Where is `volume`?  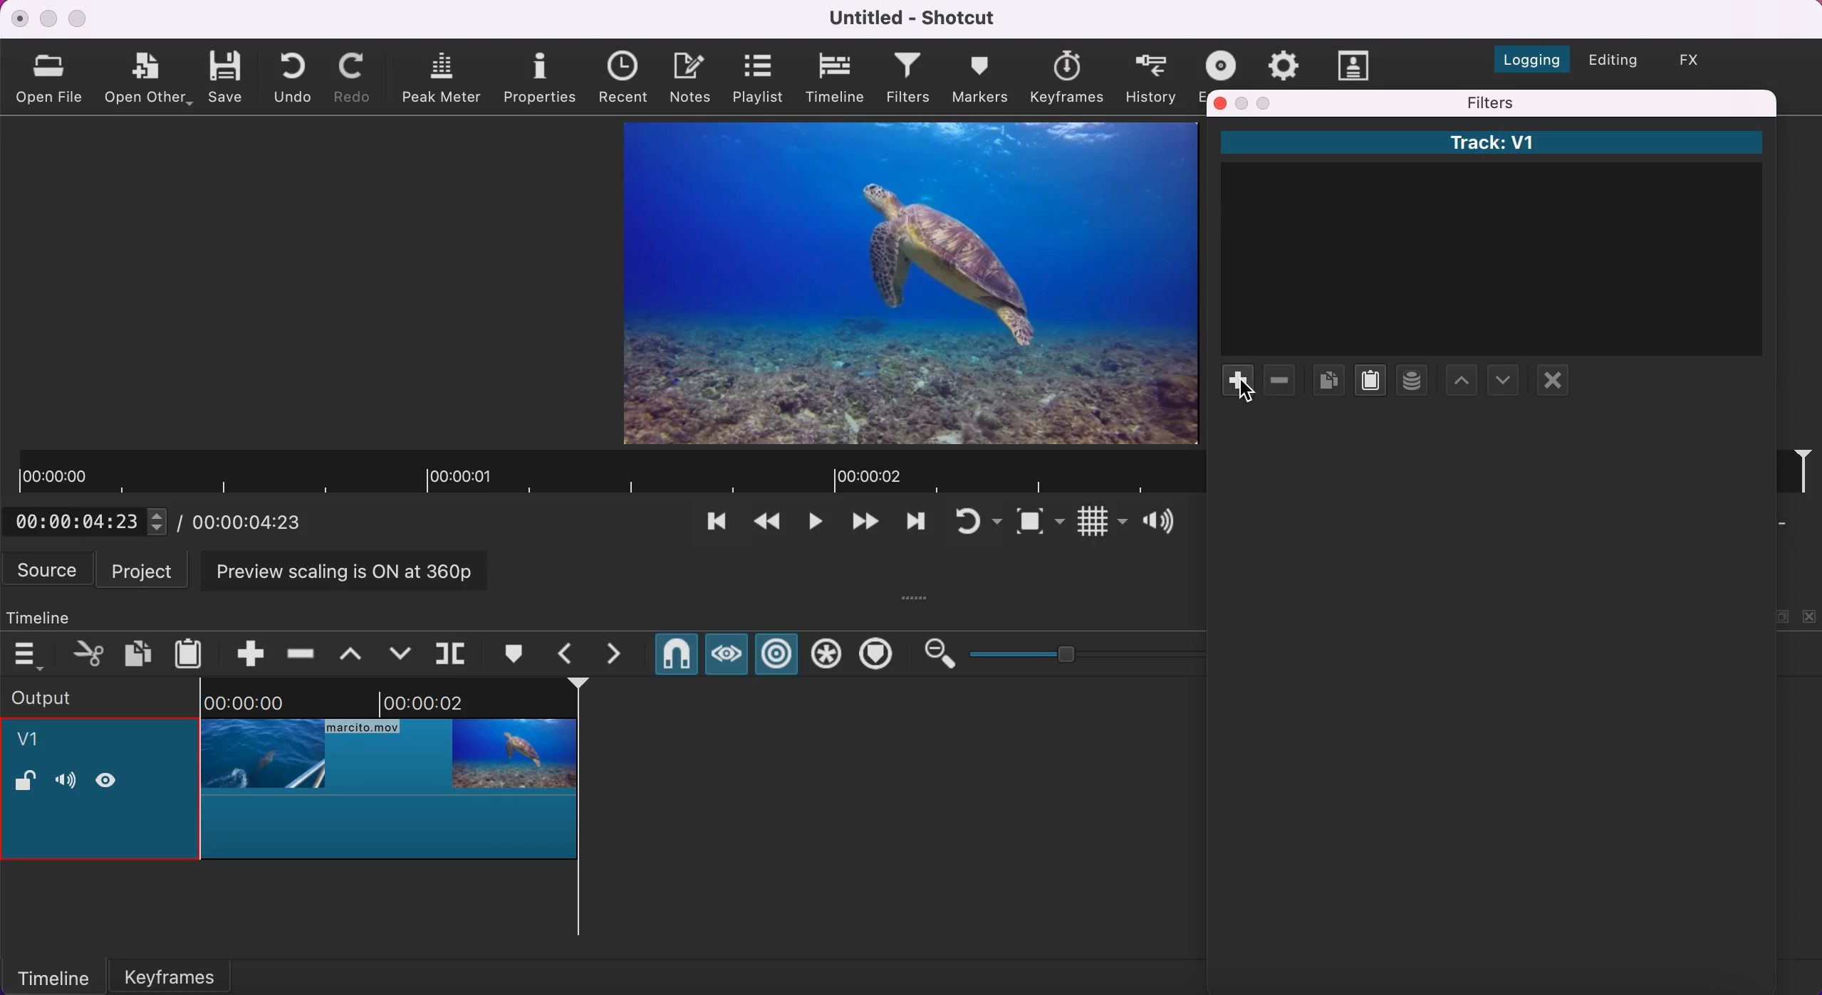 volume is located at coordinates (65, 782).